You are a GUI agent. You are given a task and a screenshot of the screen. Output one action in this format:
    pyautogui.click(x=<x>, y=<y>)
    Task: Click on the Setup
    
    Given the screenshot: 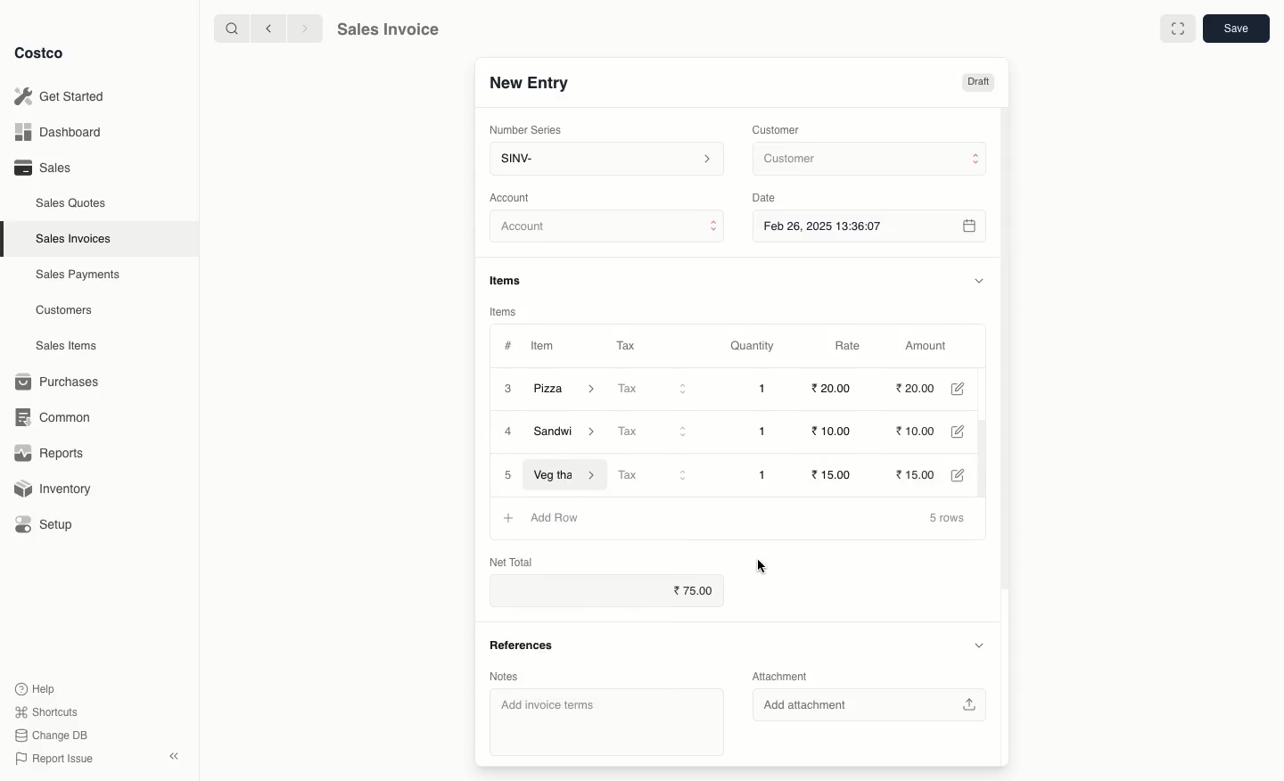 What is the action you would take?
    pyautogui.click(x=51, y=524)
    